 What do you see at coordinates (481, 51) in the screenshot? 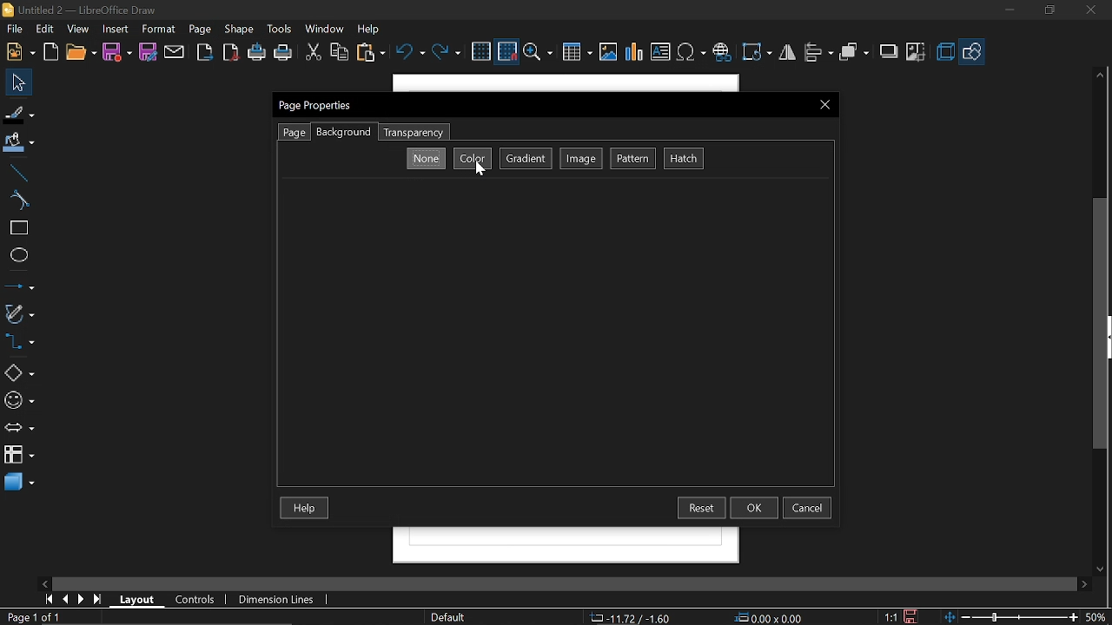
I see `grid` at bounding box center [481, 51].